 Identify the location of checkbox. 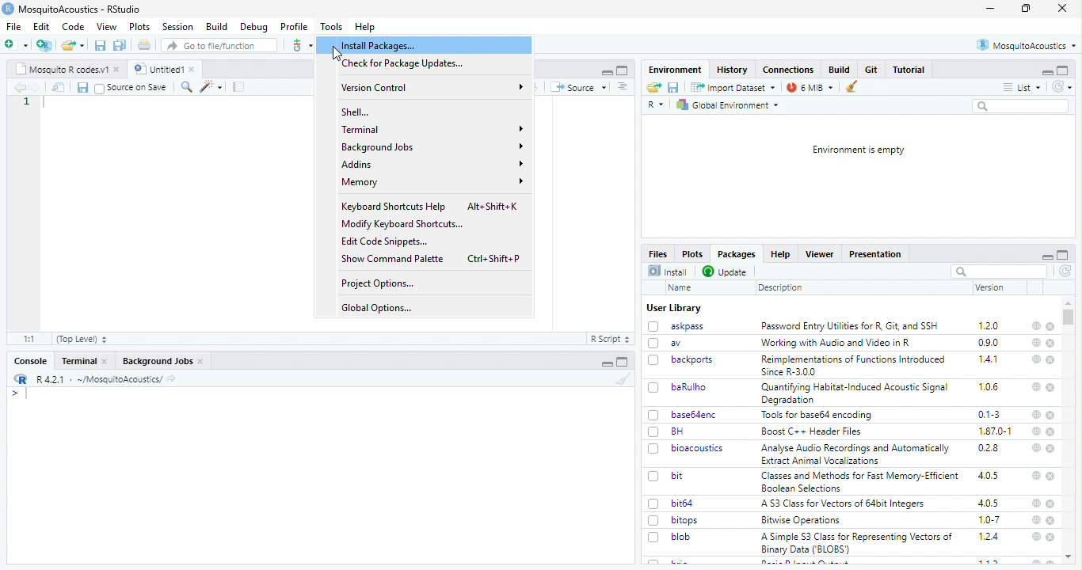
(654, 477).